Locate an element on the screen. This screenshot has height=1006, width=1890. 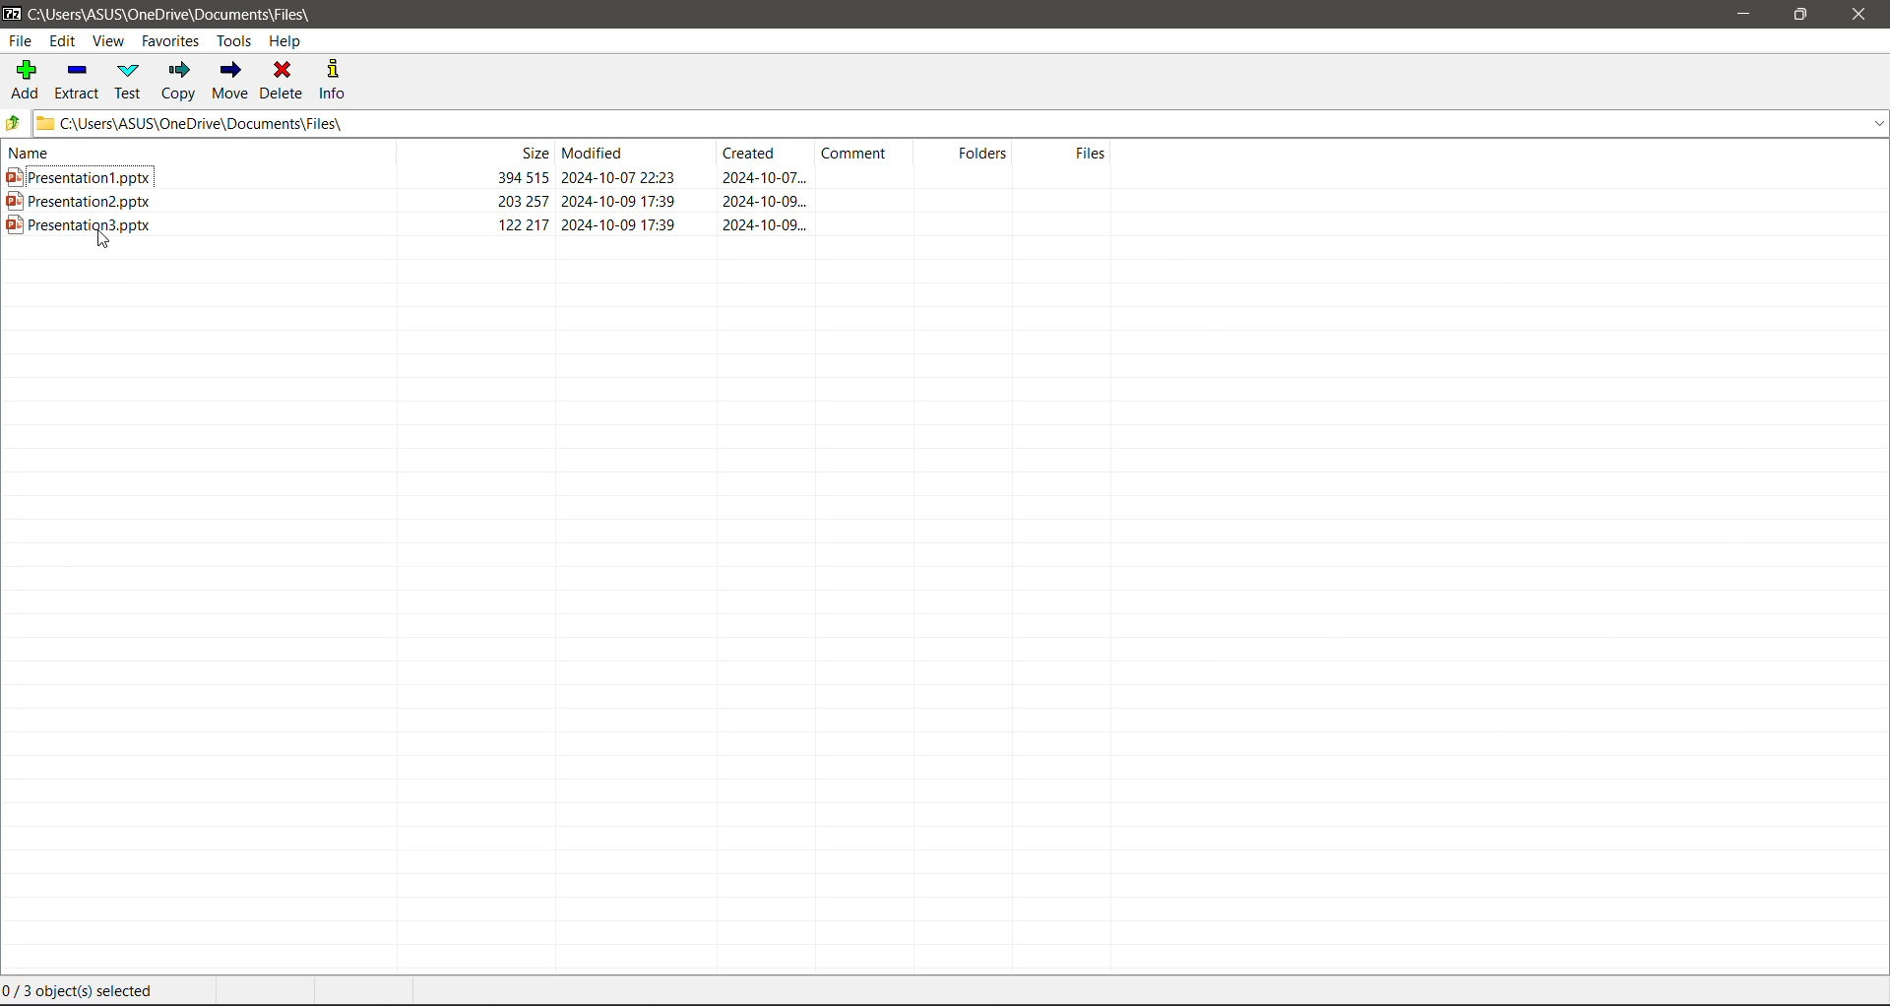
Files is located at coordinates (1070, 154).